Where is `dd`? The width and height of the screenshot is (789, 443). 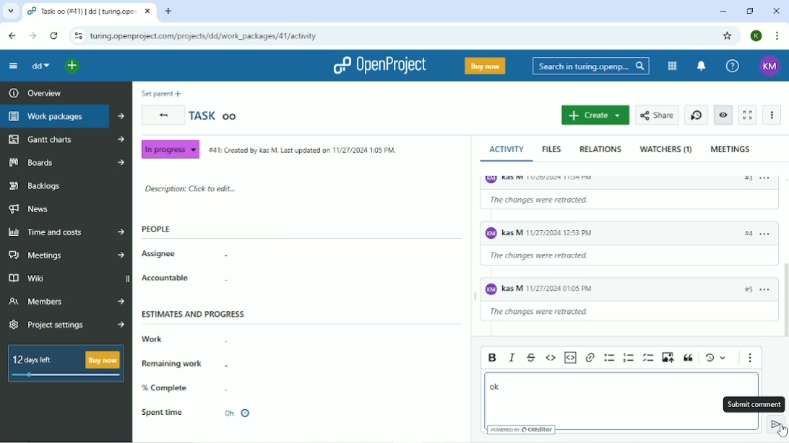 dd is located at coordinates (41, 67).